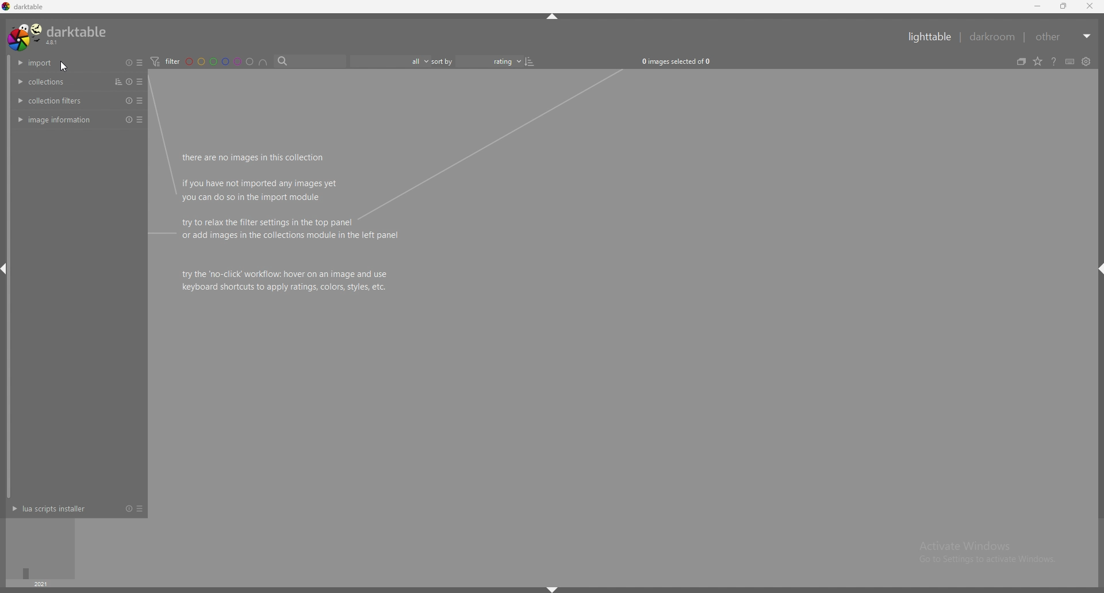 The image size is (1104, 593). Describe the element at coordinates (1064, 6) in the screenshot. I see `maximize` at that location.